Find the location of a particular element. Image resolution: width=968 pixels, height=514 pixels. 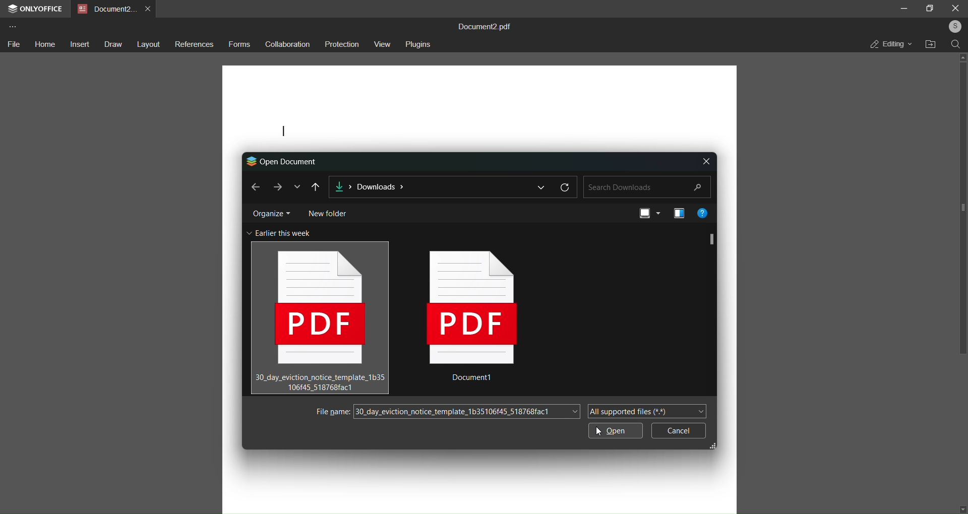

view is located at coordinates (648, 214).